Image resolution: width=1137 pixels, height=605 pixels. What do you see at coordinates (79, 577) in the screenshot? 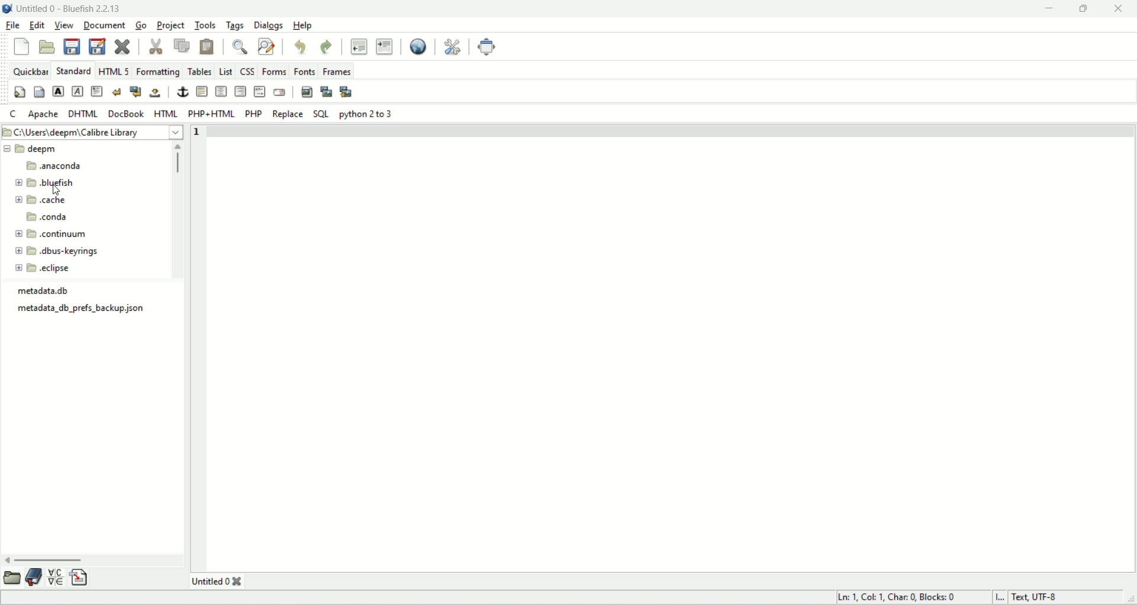
I see `insert file` at bounding box center [79, 577].